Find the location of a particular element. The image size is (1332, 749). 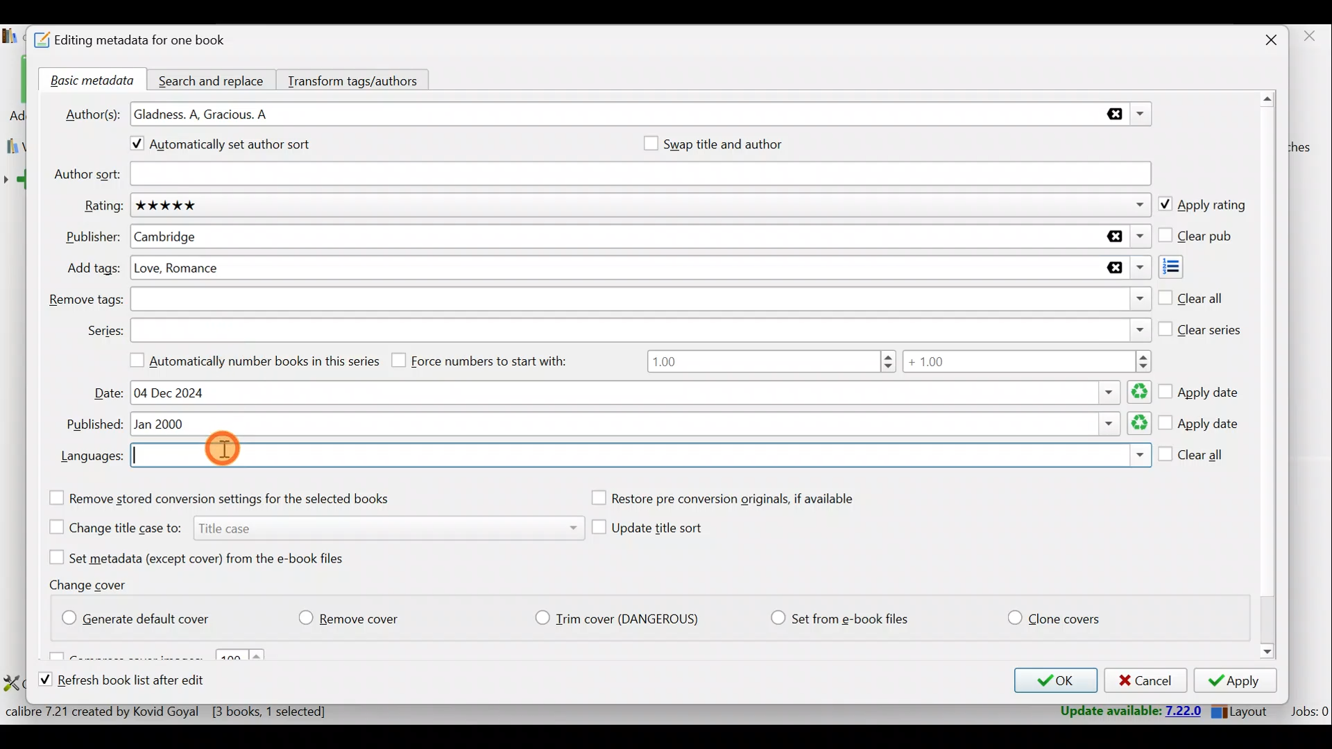

Publisher: is located at coordinates (93, 237).